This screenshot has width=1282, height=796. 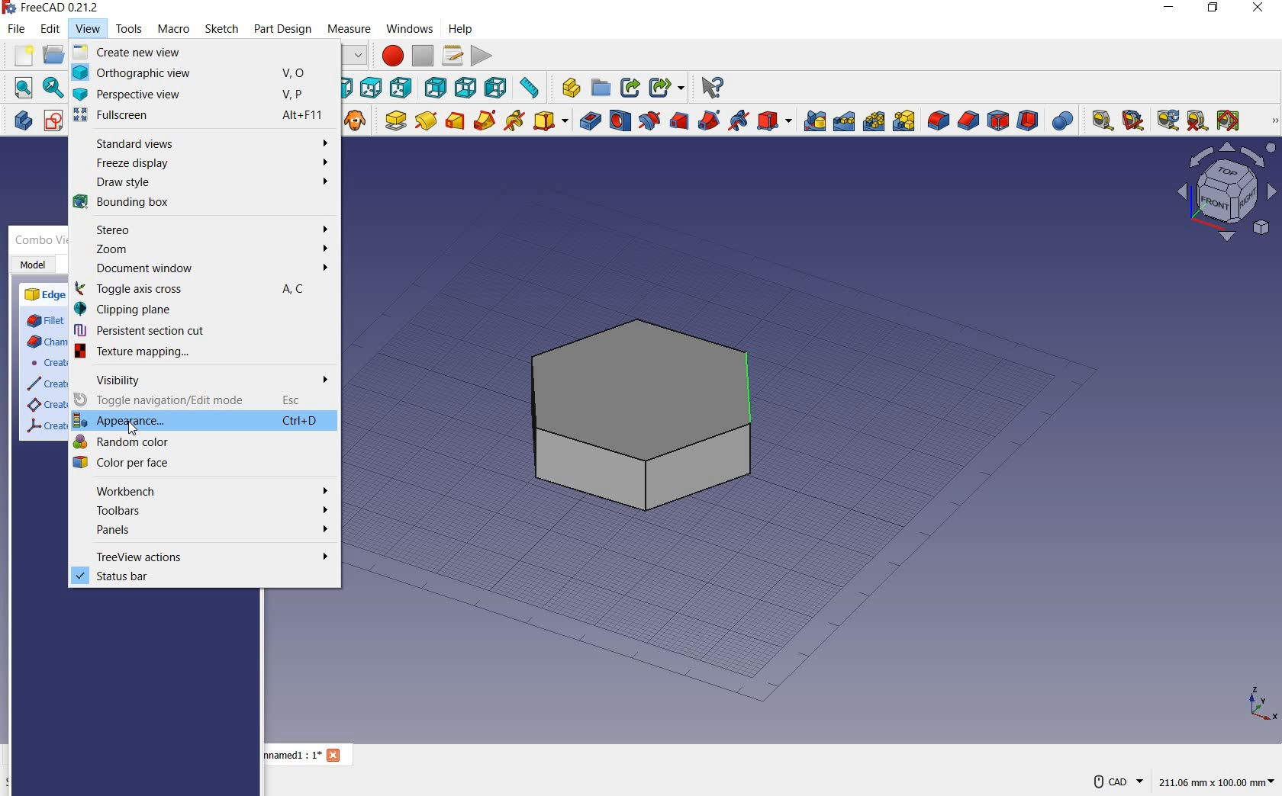 What do you see at coordinates (174, 29) in the screenshot?
I see `macro` at bounding box center [174, 29].